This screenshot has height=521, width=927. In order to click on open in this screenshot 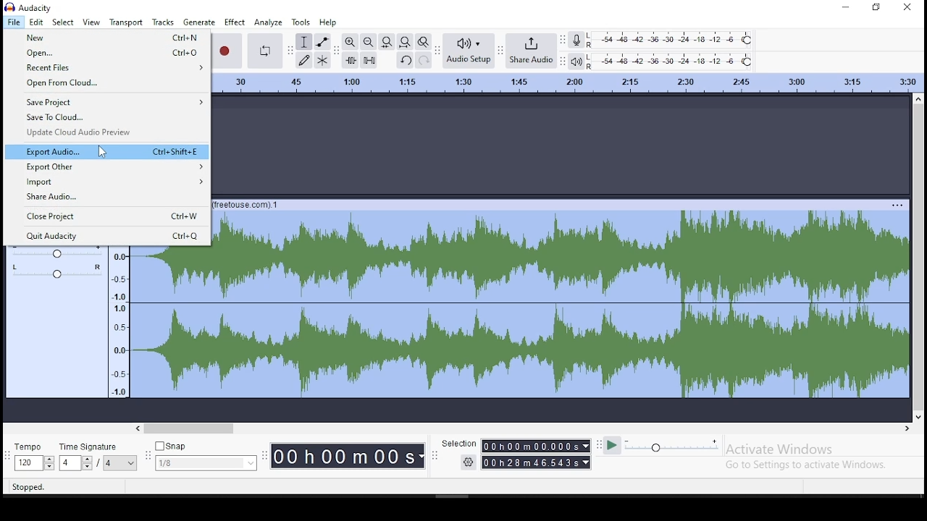, I will do `click(109, 52)`.